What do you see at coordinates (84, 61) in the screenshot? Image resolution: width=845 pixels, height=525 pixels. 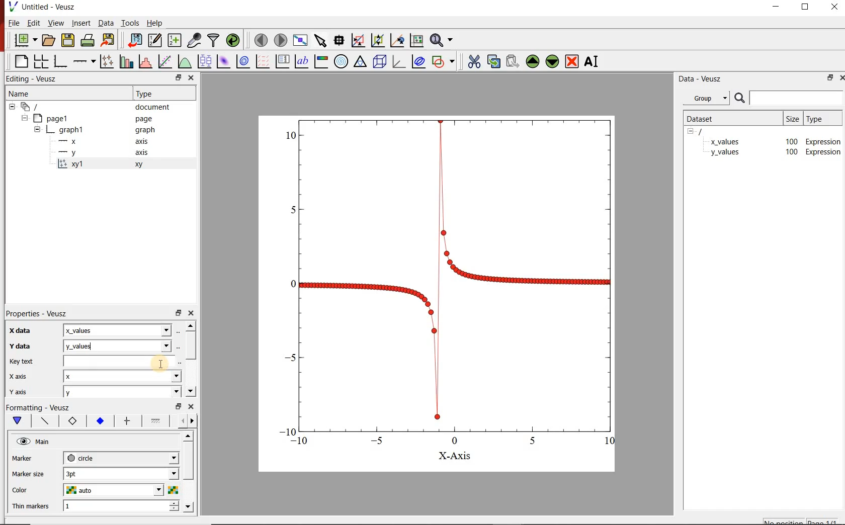 I see `add axis on the plot` at bounding box center [84, 61].